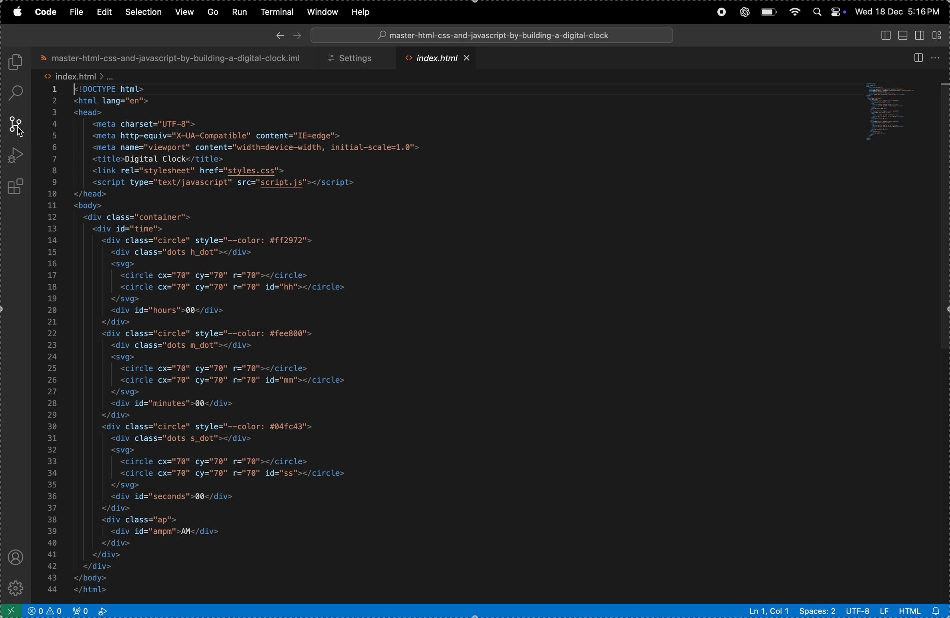 The width and height of the screenshot is (950, 618). I want to click on html alert, so click(918, 610).